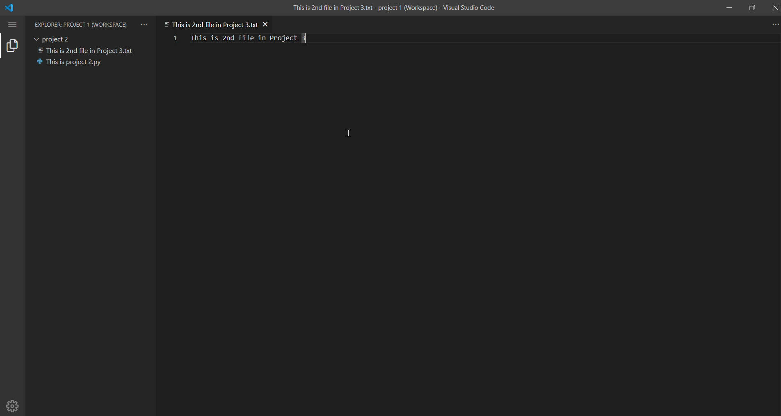  Describe the element at coordinates (352, 131) in the screenshot. I see `cursor` at that location.